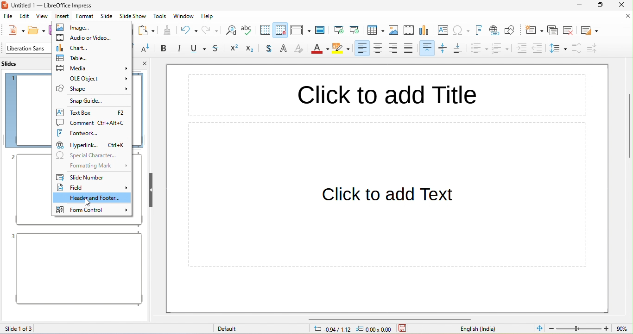 The image size is (633, 334). Describe the element at coordinates (164, 49) in the screenshot. I see `bold` at that location.